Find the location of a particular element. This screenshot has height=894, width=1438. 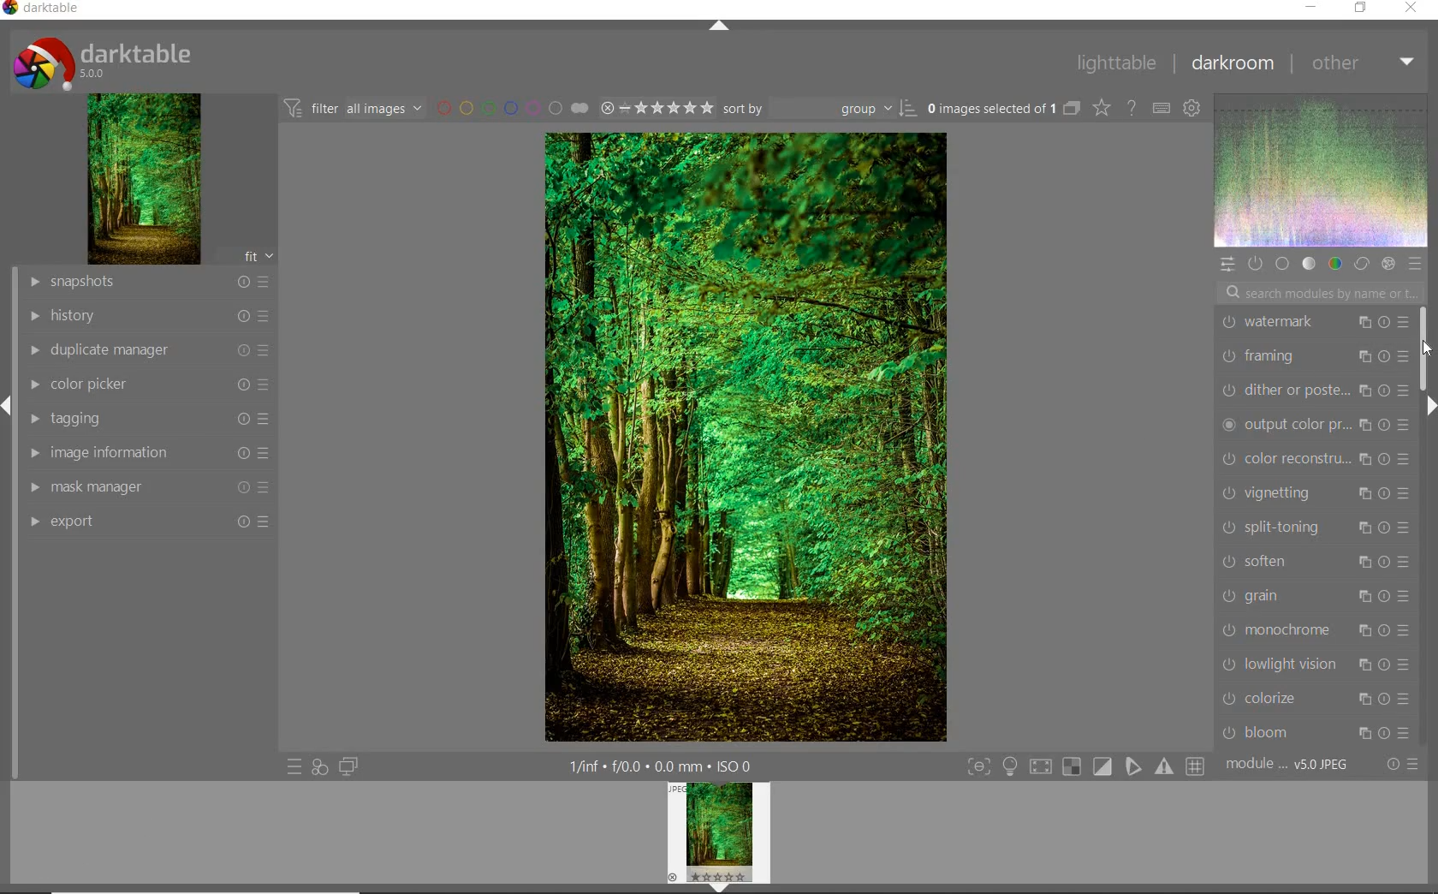

QUICK ACCESS TO PRESETS is located at coordinates (294, 766).